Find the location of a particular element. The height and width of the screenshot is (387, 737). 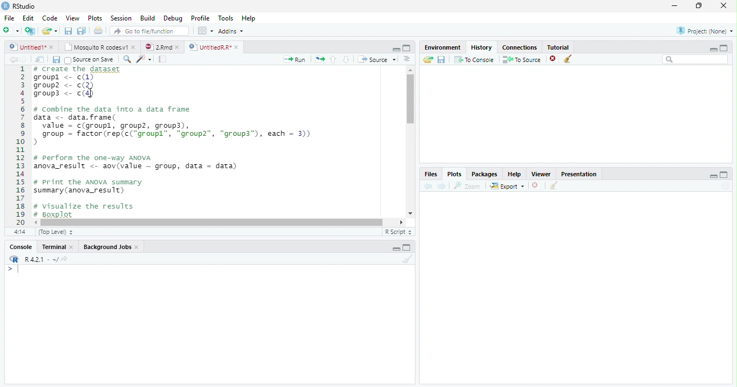

Presentation is located at coordinates (583, 173).